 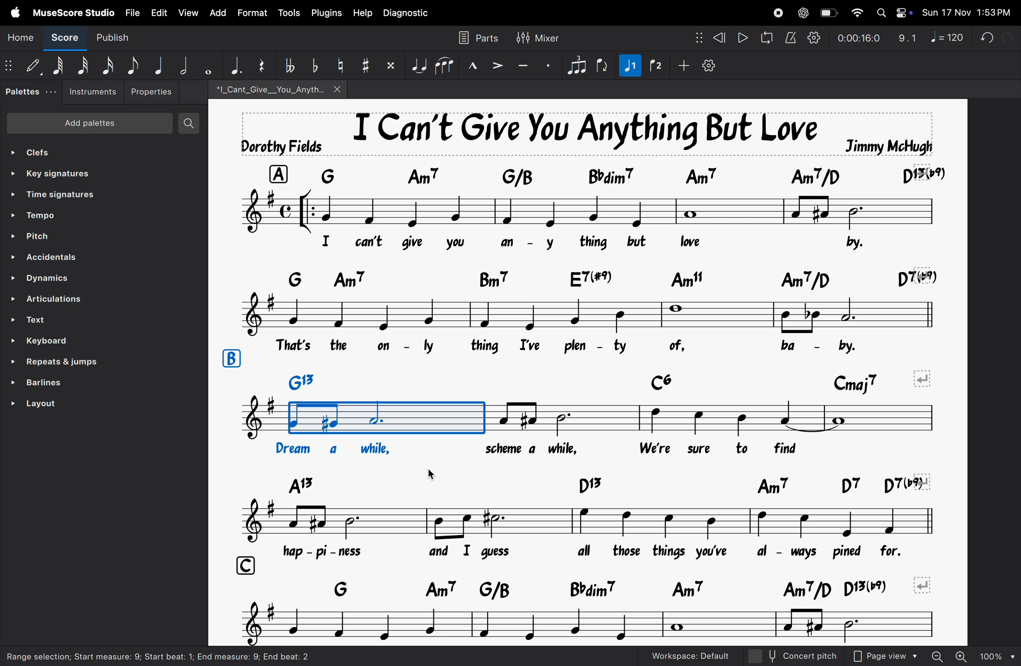 I want to click on row, so click(x=247, y=564).